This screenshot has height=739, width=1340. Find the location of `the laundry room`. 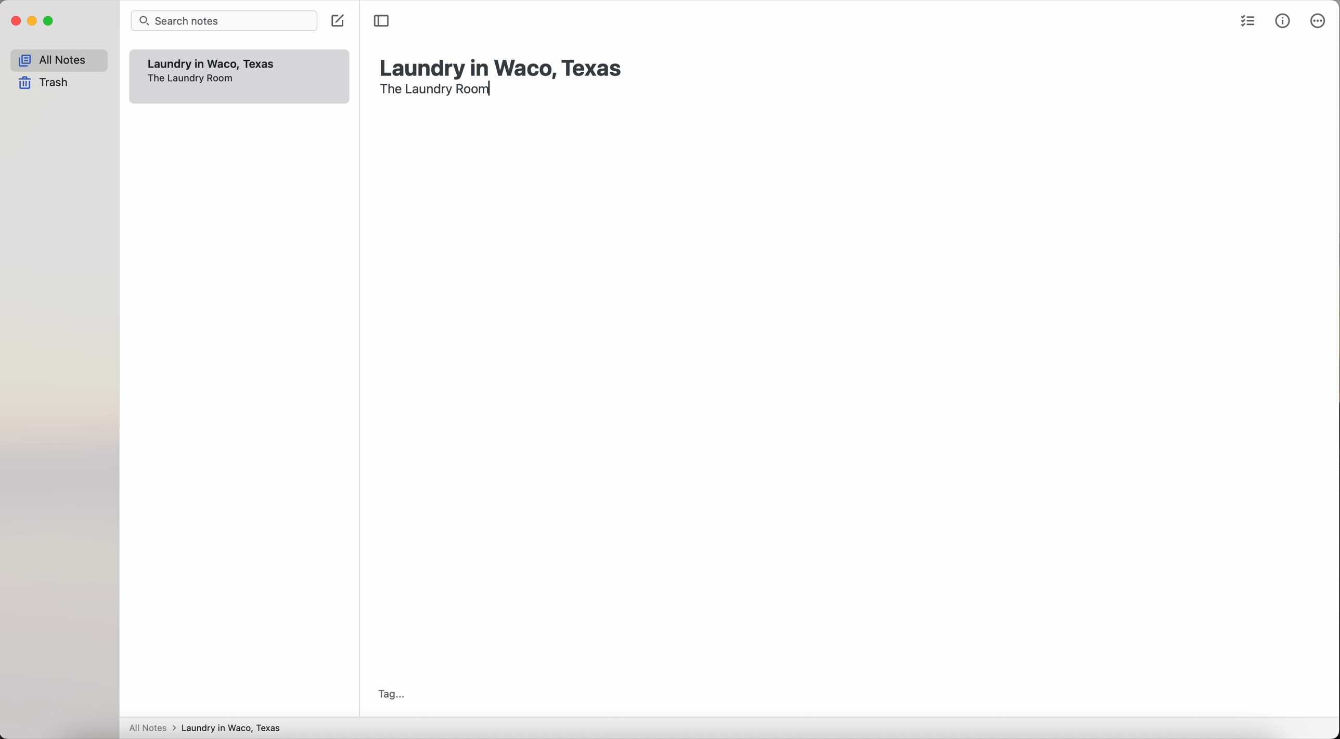

the laundry room is located at coordinates (436, 90).